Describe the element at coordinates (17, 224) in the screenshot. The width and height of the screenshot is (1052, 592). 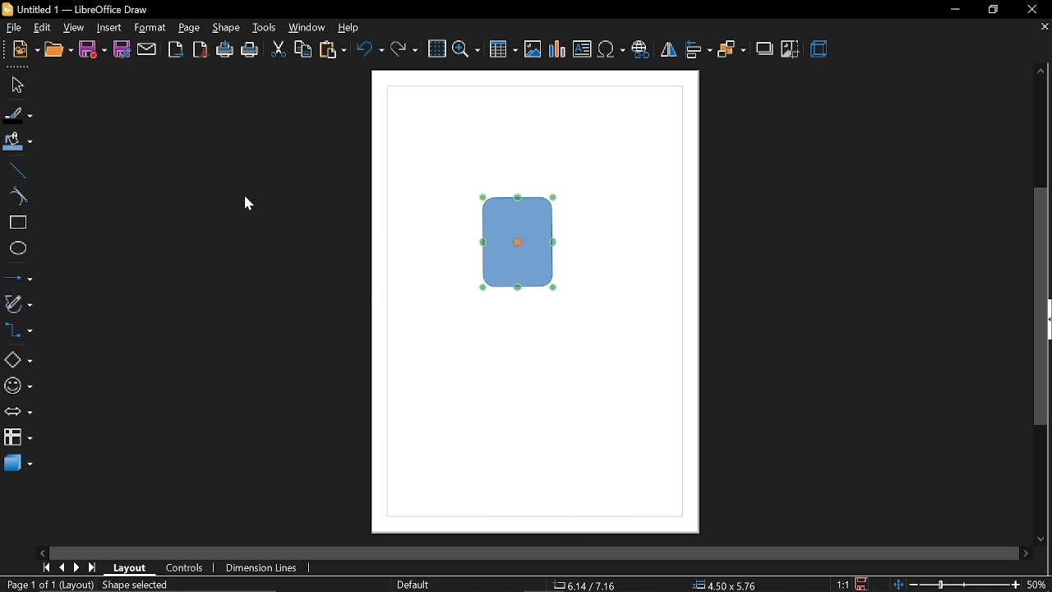
I see `rectangle` at that location.